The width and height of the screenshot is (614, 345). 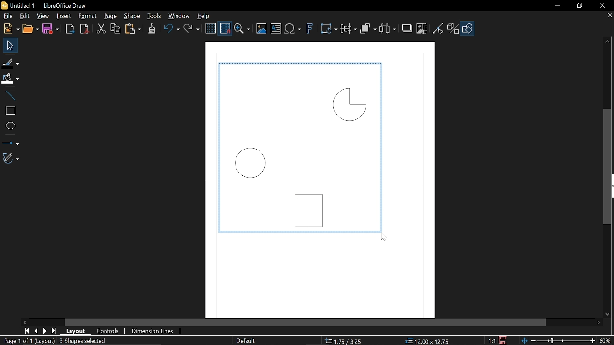 I want to click on Line around selected objects, so click(x=384, y=146).